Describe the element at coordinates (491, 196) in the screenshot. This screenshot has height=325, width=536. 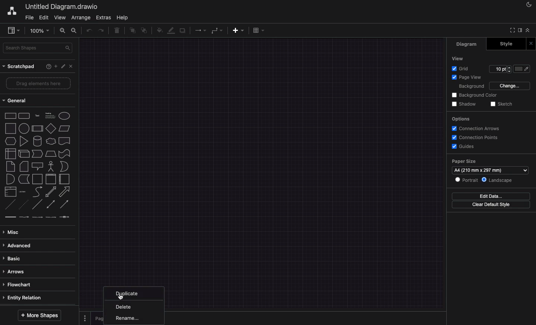
I see `edit data` at that location.